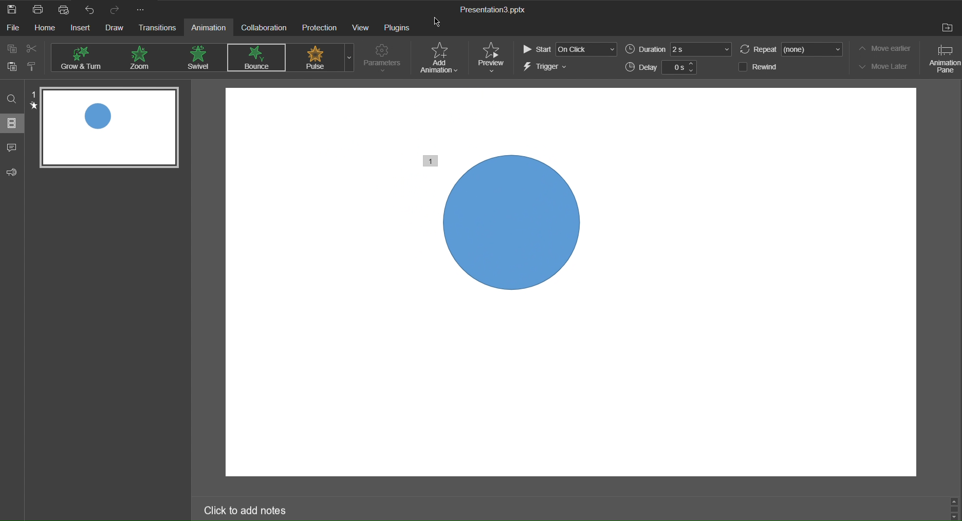  Describe the element at coordinates (587, 49) in the screenshot. I see `On Click` at that location.